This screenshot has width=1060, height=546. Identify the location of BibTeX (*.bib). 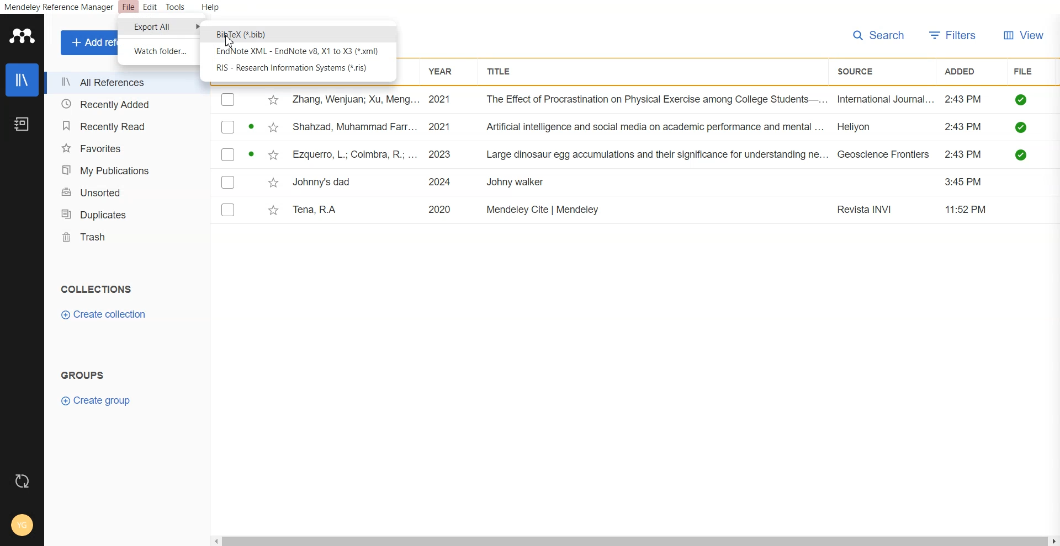
(243, 34).